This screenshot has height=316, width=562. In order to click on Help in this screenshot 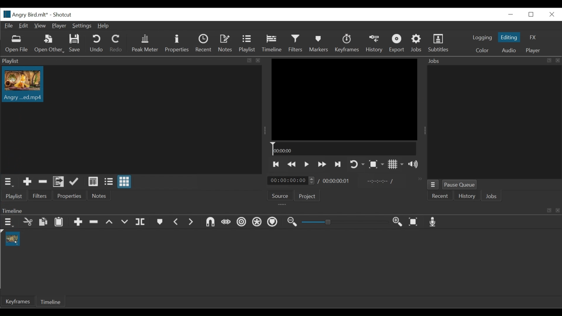, I will do `click(102, 26)`.